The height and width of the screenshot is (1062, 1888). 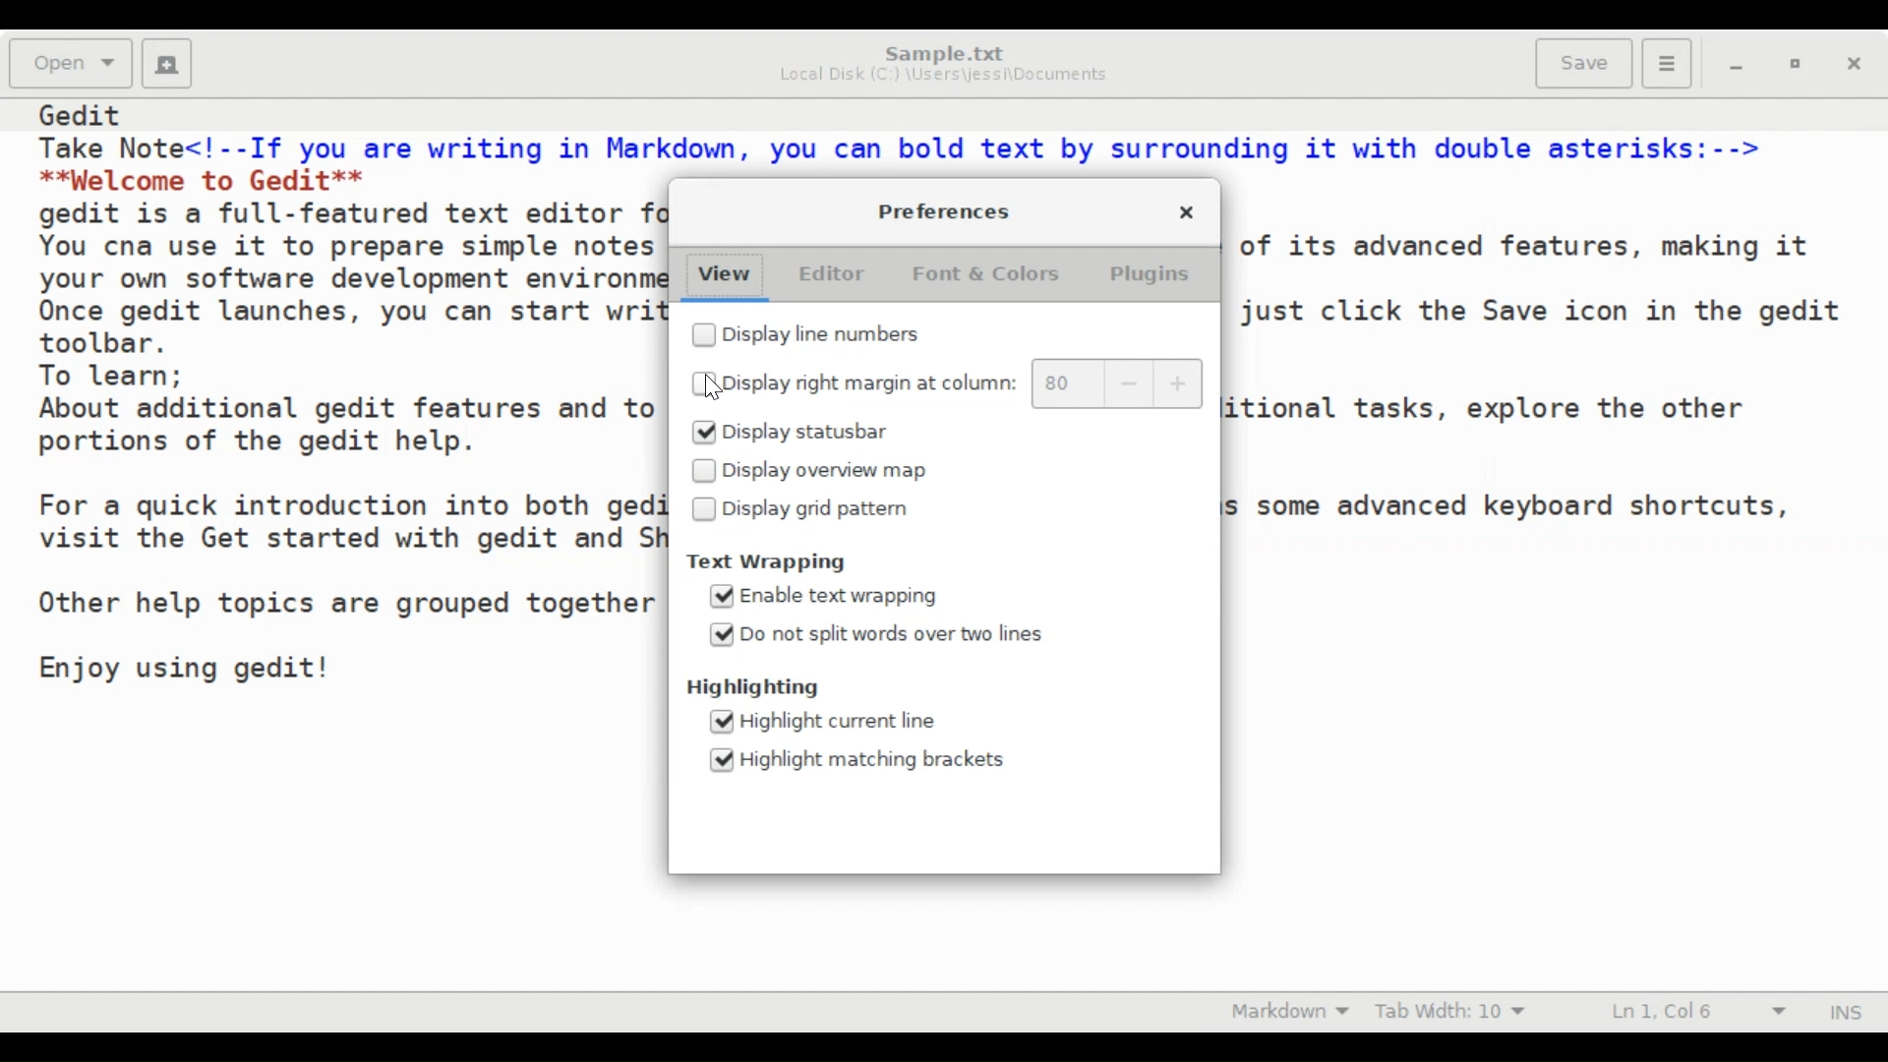 What do you see at coordinates (1686, 1014) in the screenshot?
I see `Line & Column Preference (Ln 1, Col 6)` at bounding box center [1686, 1014].